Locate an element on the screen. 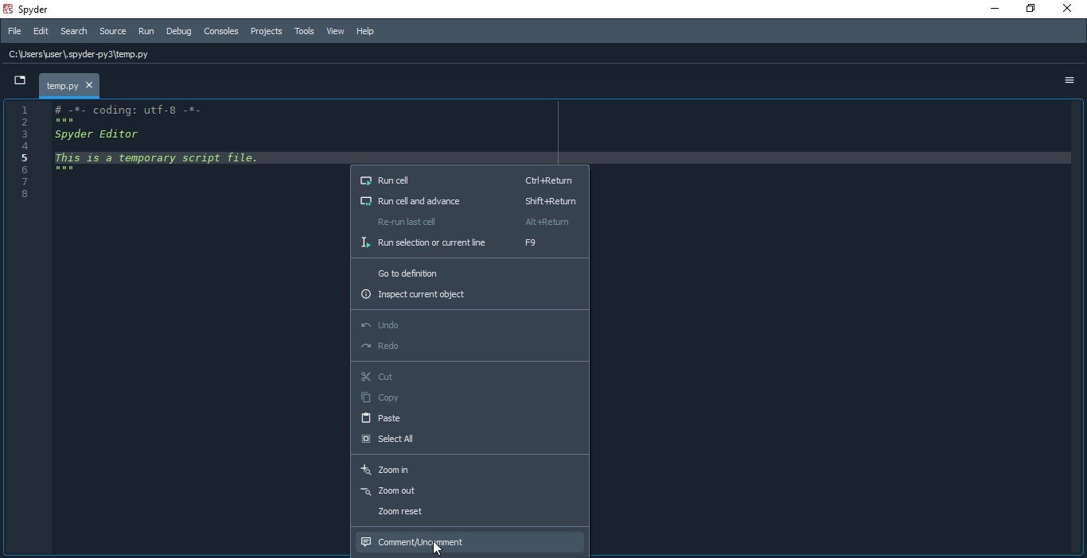 The height and width of the screenshot is (558, 1087). Go to definition is located at coordinates (470, 272).